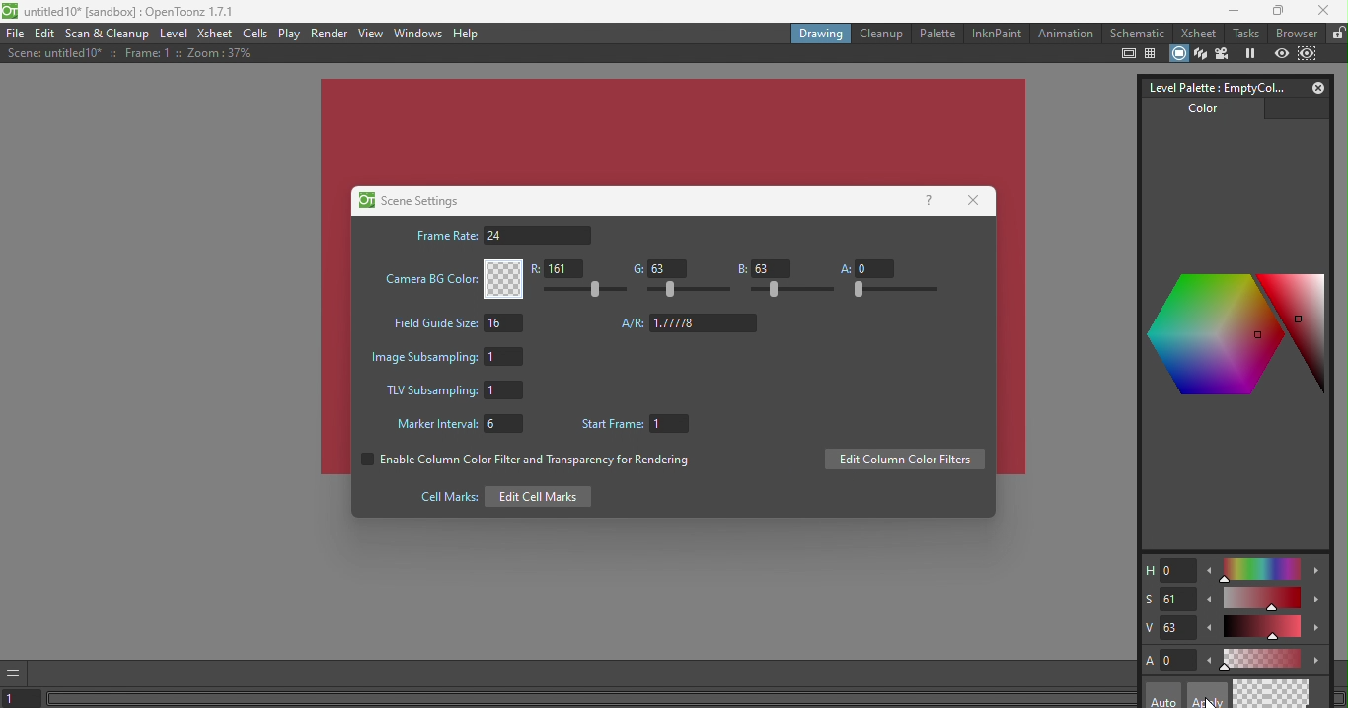 The width and height of the screenshot is (1348, 708). What do you see at coordinates (1196, 34) in the screenshot?
I see `Xsheet` at bounding box center [1196, 34].